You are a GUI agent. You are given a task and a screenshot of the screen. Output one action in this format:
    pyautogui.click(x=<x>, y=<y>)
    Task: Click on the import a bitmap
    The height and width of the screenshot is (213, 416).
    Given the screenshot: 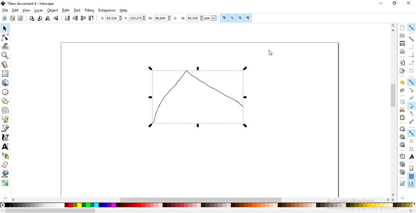 What is the action you would take?
    pyautogui.click(x=403, y=63)
    